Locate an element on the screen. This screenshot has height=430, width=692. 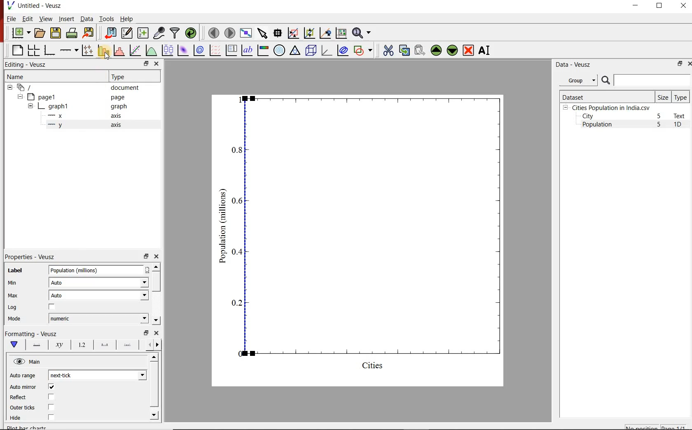
MINIMIZE is located at coordinates (636, 5).